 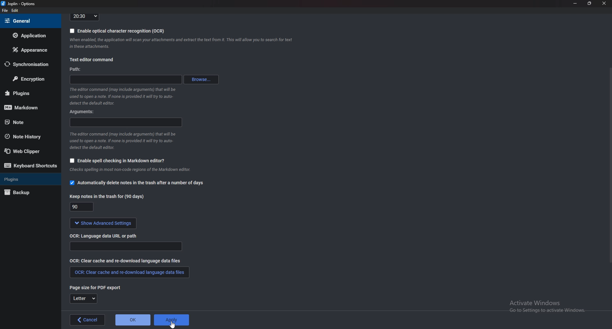 What do you see at coordinates (26, 137) in the screenshot?
I see `Note history` at bounding box center [26, 137].